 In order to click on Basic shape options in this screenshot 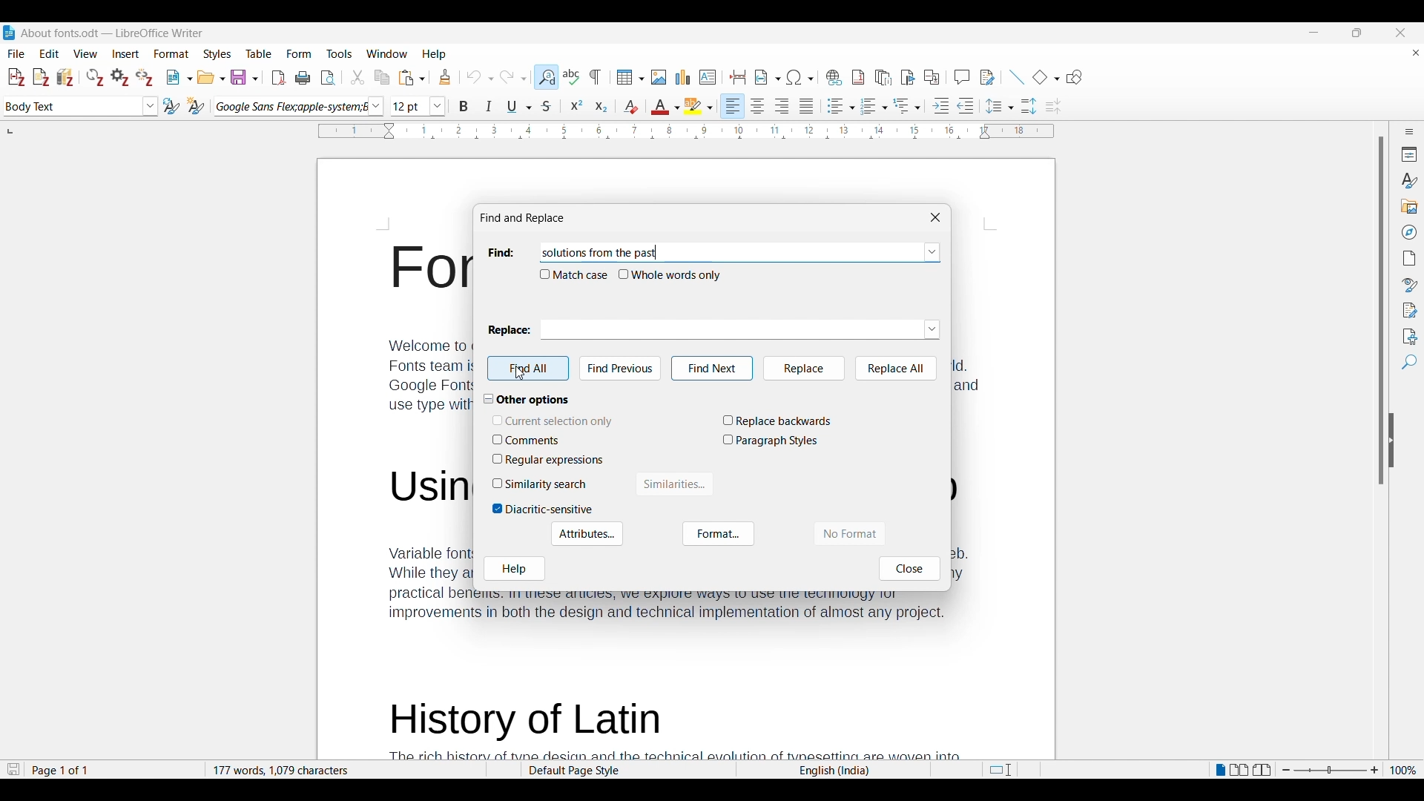, I will do `click(1046, 77)`.